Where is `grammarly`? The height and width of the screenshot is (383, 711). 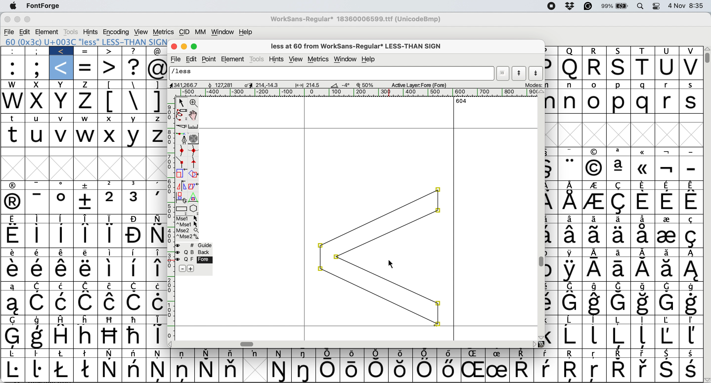 grammarly is located at coordinates (587, 6).